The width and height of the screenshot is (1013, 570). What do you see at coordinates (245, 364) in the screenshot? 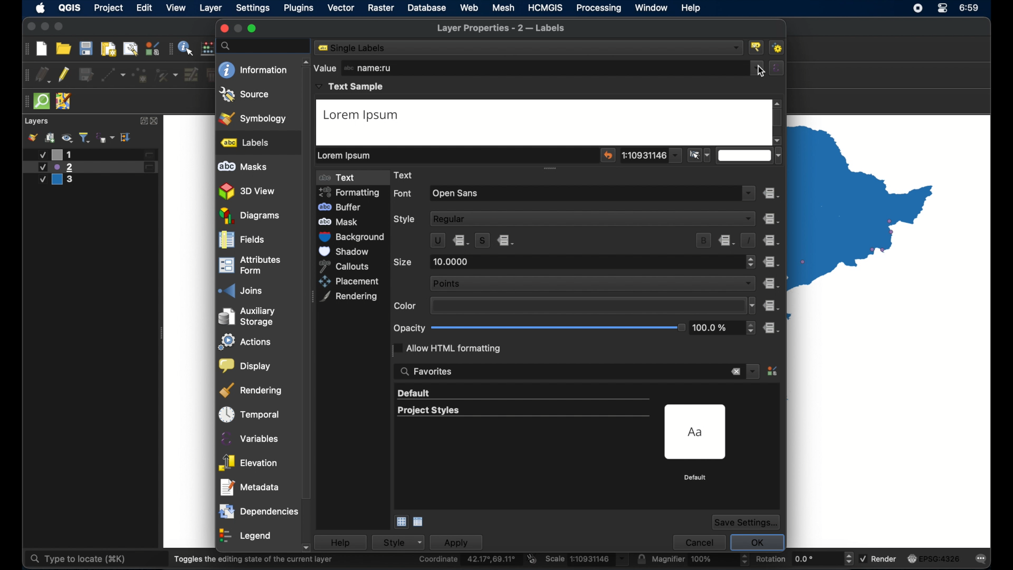
I see `display` at bounding box center [245, 364].